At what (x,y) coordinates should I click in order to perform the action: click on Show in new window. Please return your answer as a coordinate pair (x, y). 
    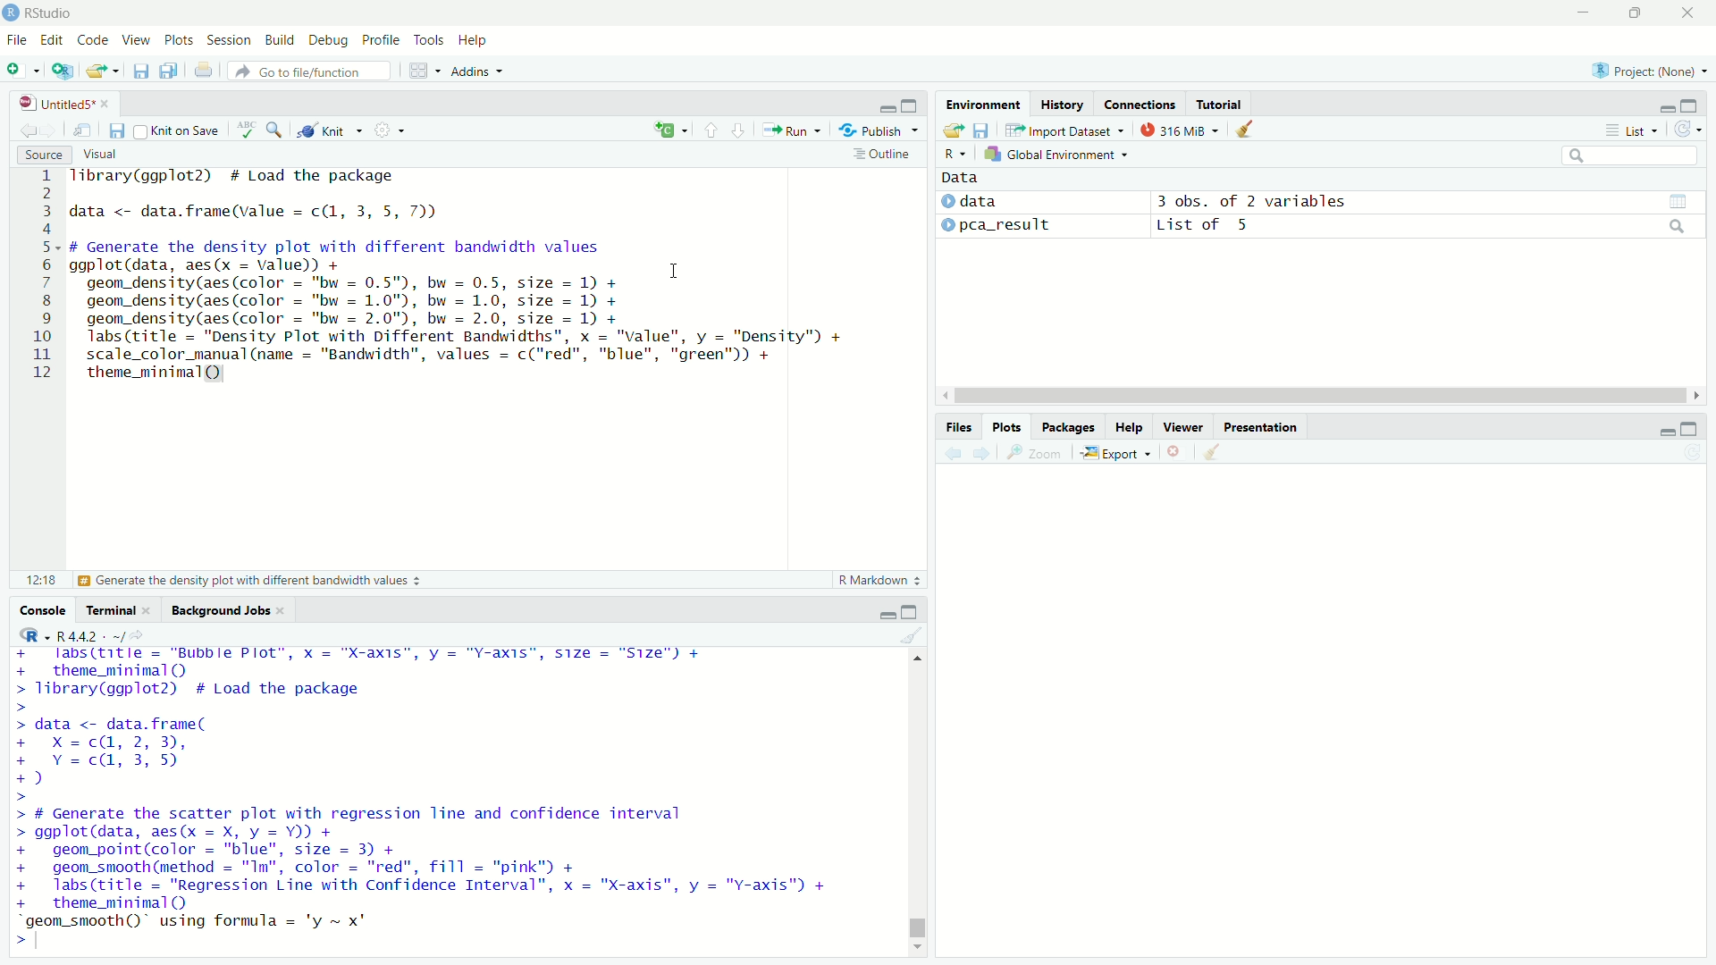
    Looking at the image, I should click on (82, 130).